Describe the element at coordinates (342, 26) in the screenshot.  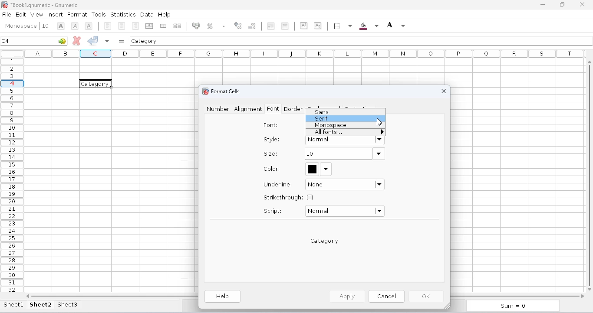
I see `borders` at that location.